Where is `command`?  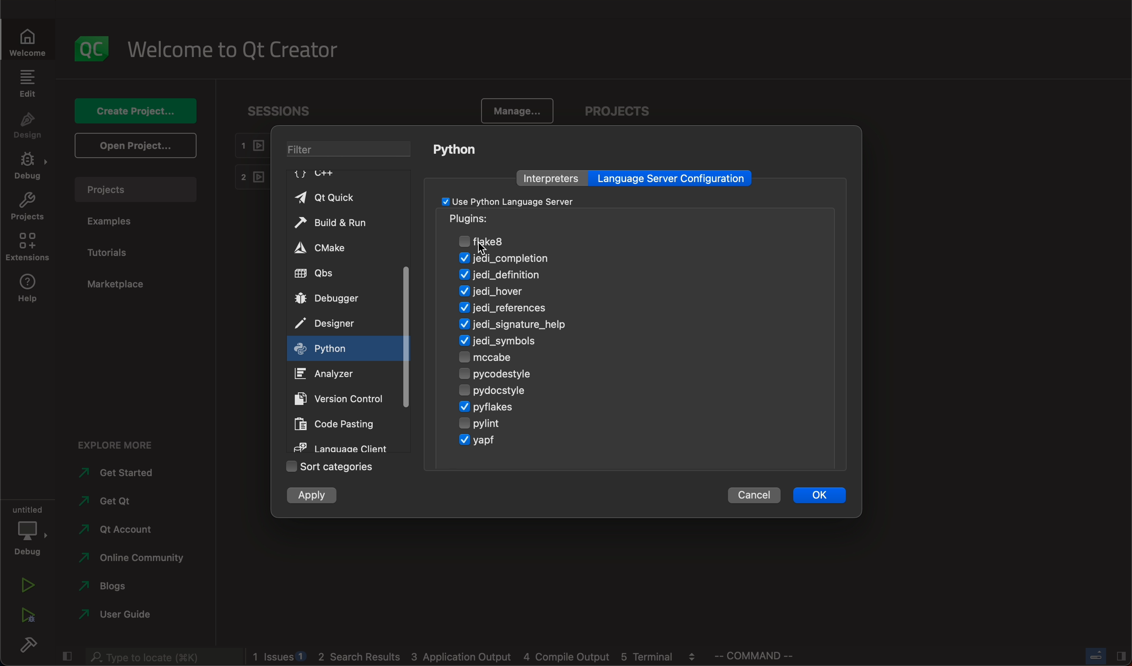
command is located at coordinates (753, 655).